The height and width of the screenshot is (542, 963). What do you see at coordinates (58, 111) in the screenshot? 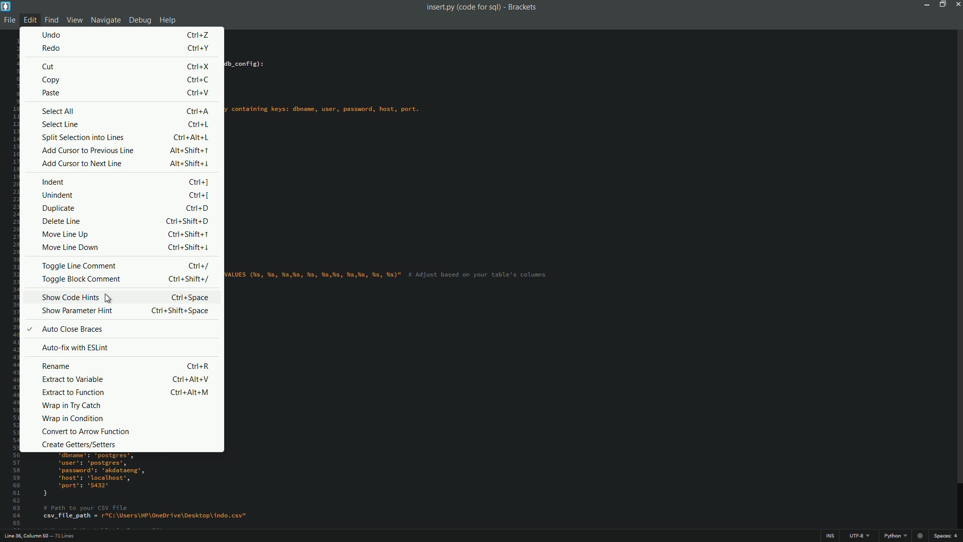
I see `select all` at bounding box center [58, 111].